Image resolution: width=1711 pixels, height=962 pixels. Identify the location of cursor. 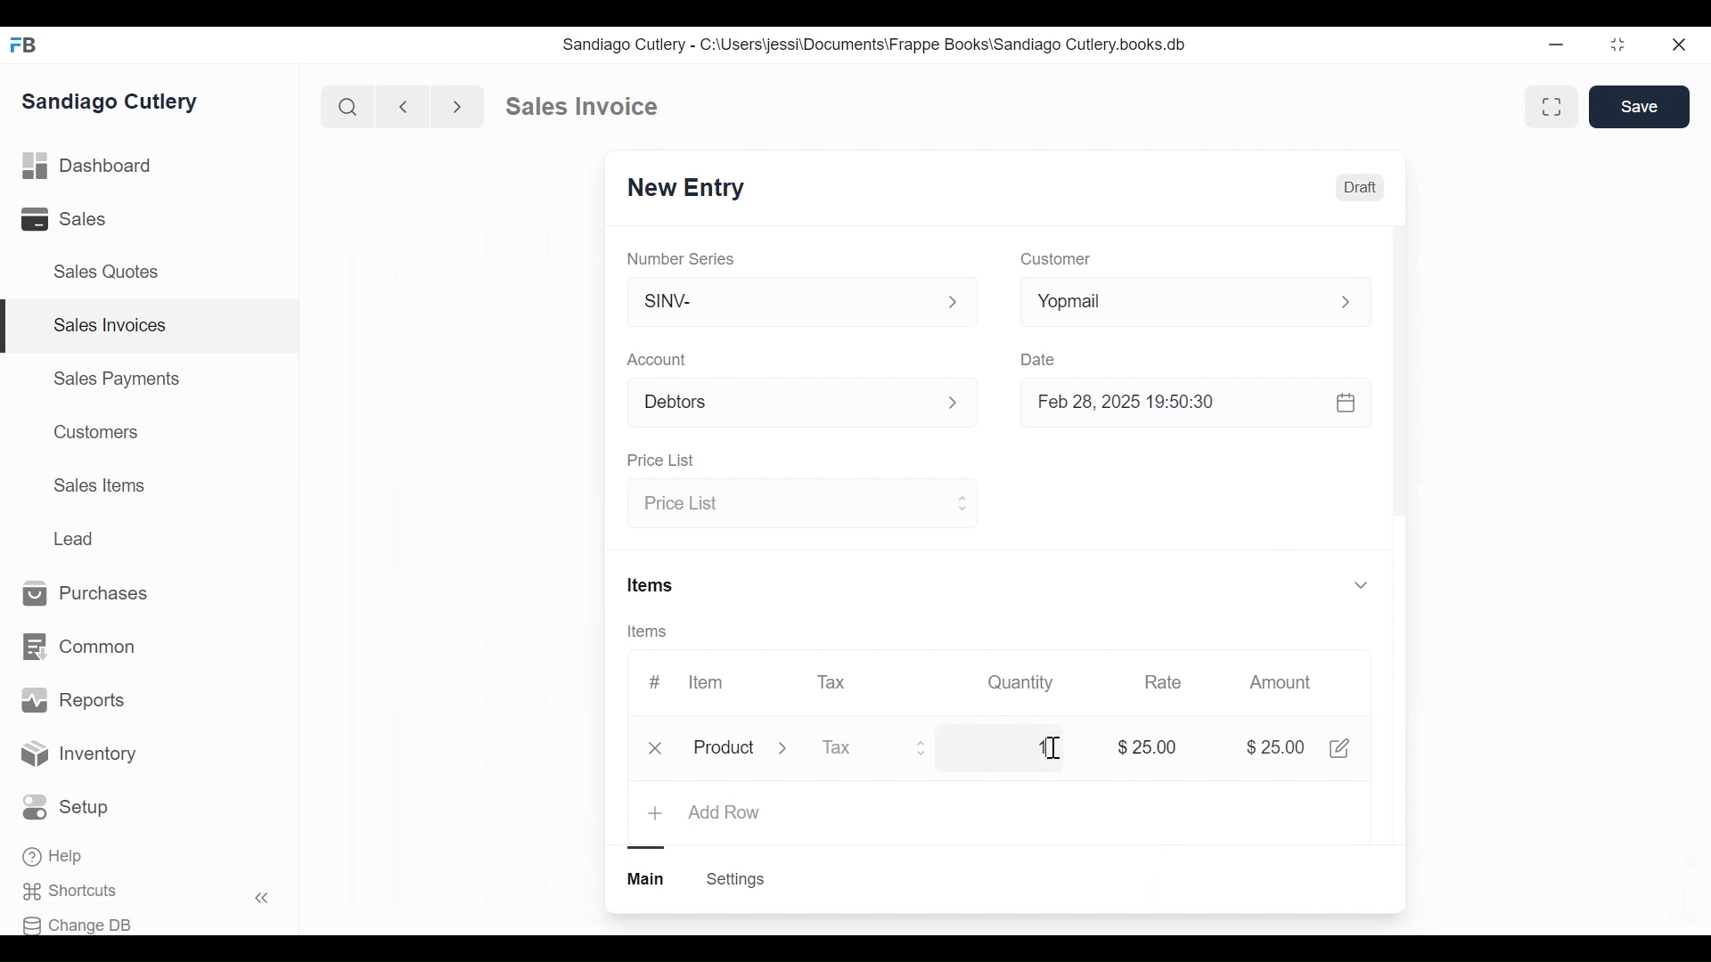
(1052, 748).